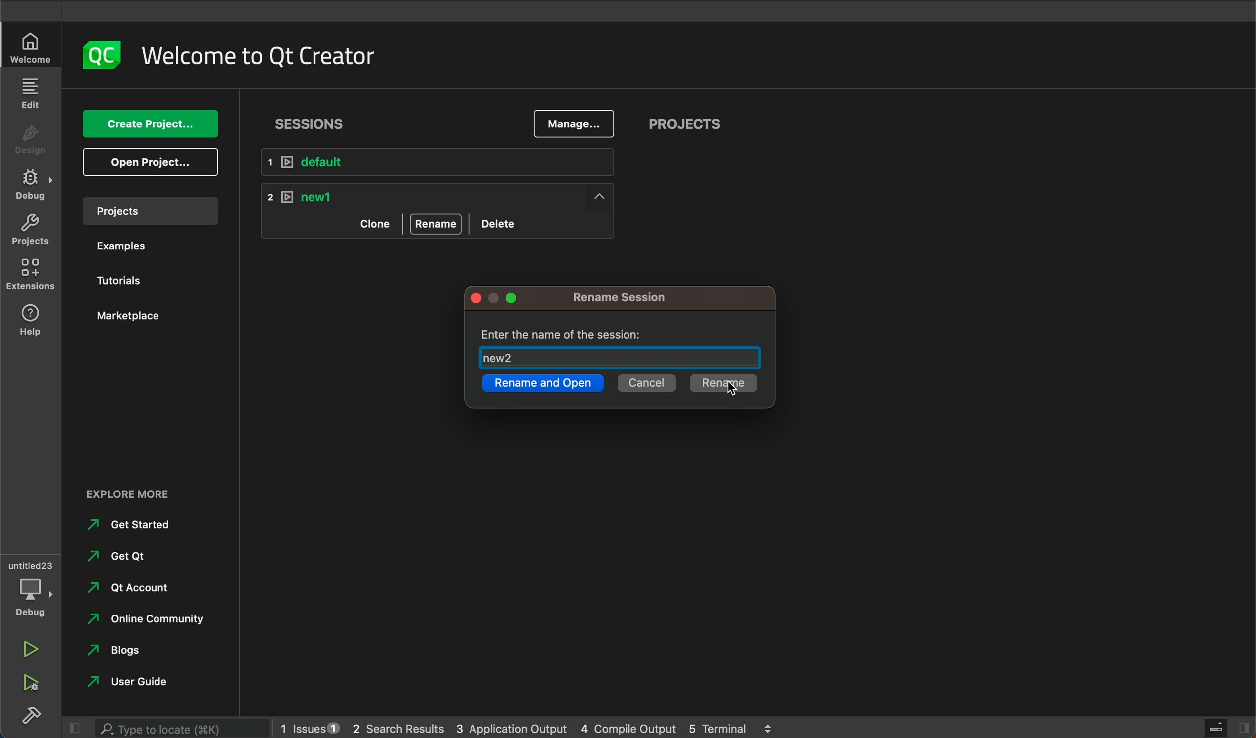 The width and height of the screenshot is (1256, 738). What do you see at coordinates (32, 188) in the screenshot?
I see `debug` at bounding box center [32, 188].